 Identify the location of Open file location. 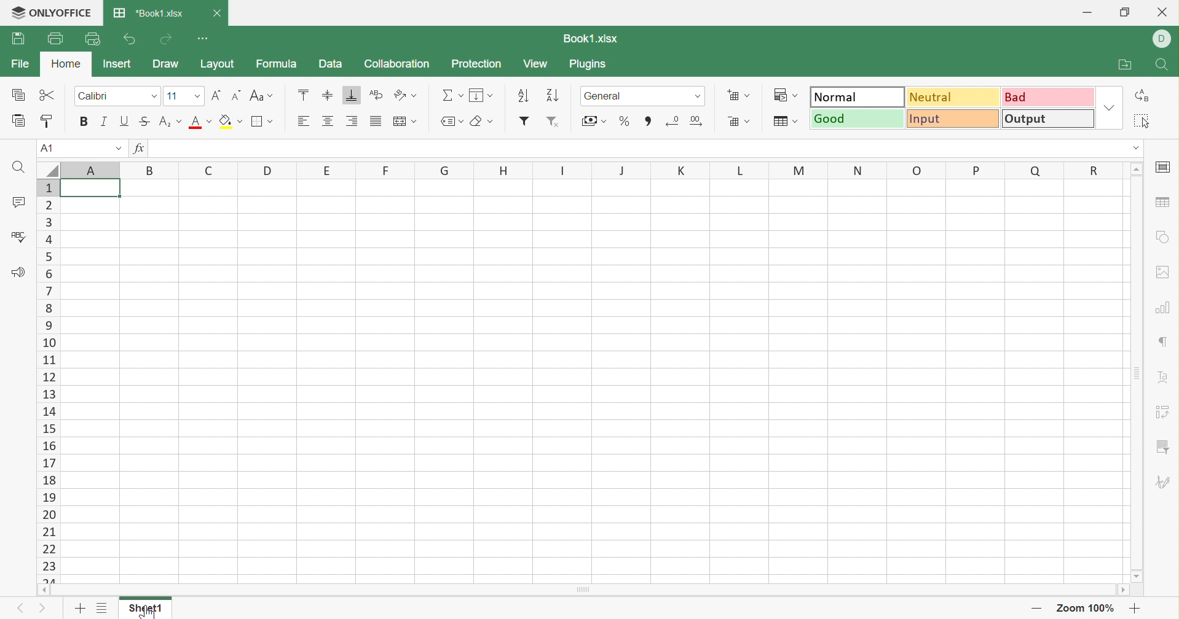
(1126, 63).